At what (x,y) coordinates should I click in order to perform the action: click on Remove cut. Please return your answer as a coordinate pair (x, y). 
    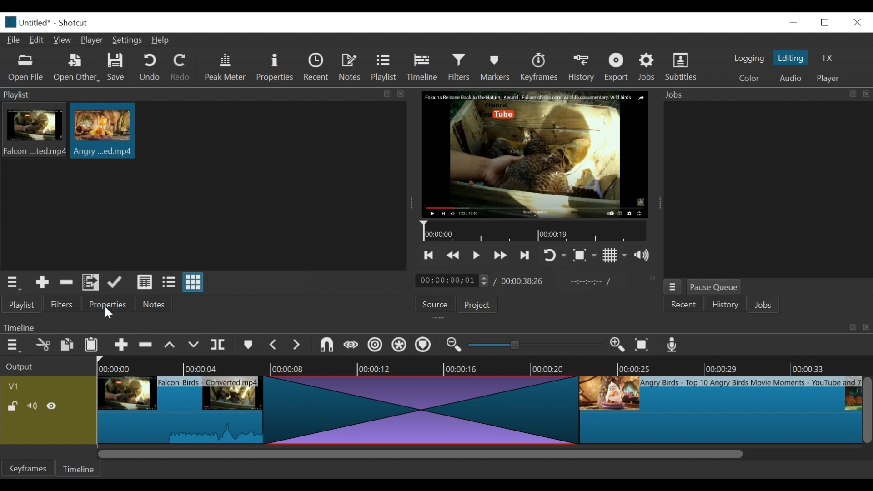
    Looking at the image, I should click on (66, 284).